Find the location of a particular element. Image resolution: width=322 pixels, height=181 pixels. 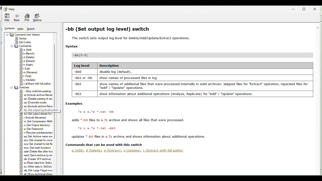

|] scc (Set charset for cons is located at coordinates (35, 140).